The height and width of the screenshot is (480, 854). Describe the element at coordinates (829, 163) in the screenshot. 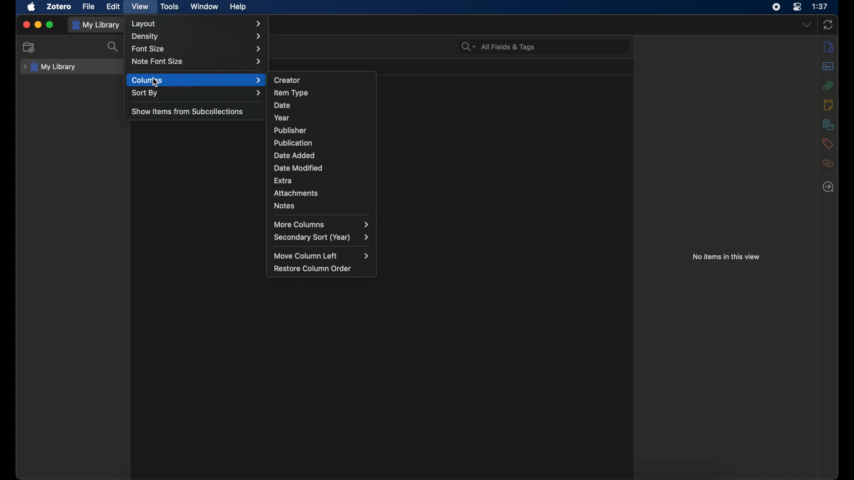

I see `related` at that location.